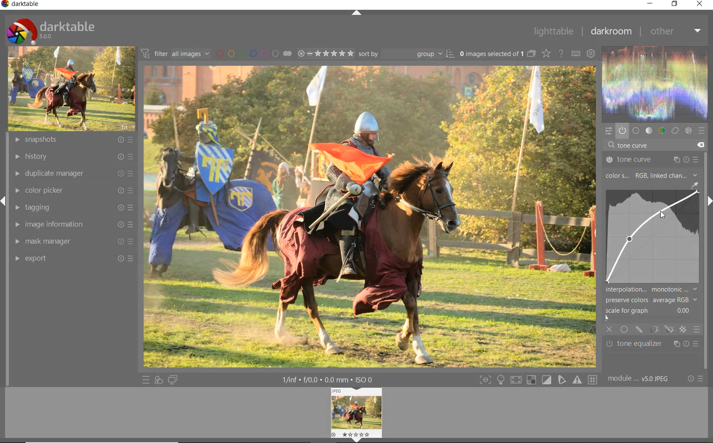  What do you see at coordinates (72, 242) in the screenshot?
I see `mask manager` at bounding box center [72, 242].